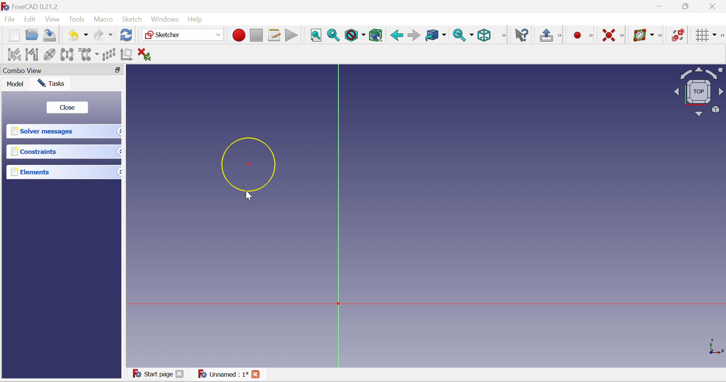 This screenshot has height=382, width=726. Describe the element at coordinates (31, 19) in the screenshot. I see `Edit` at that location.